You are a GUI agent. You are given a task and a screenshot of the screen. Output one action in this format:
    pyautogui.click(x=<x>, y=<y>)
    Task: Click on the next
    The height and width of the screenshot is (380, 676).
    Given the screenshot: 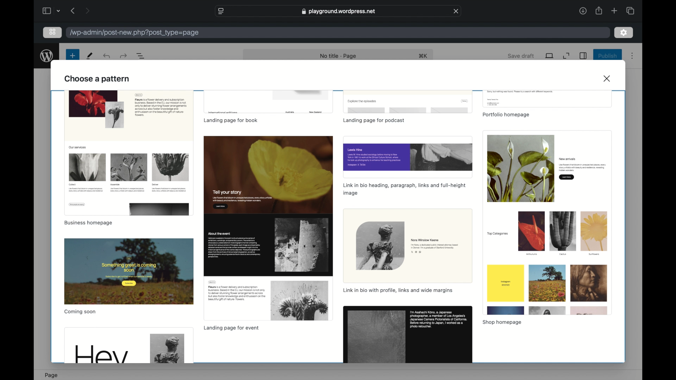 What is the action you would take?
    pyautogui.click(x=87, y=11)
    